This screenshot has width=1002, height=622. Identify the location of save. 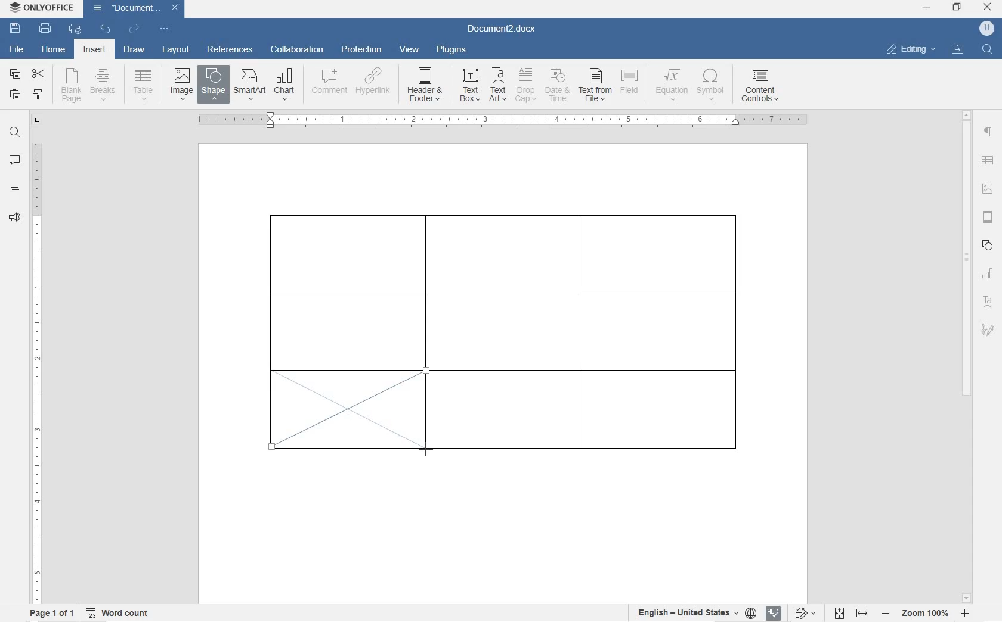
(16, 29).